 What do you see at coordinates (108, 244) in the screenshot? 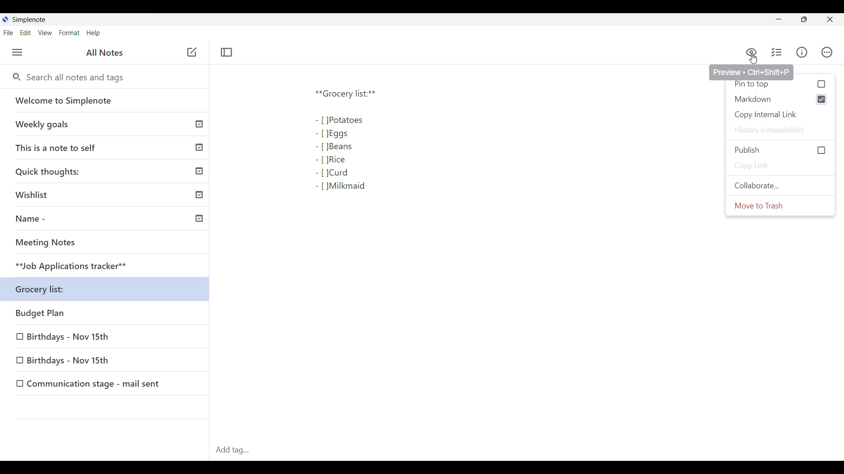
I see `Meeting Notes` at bounding box center [108, 244].